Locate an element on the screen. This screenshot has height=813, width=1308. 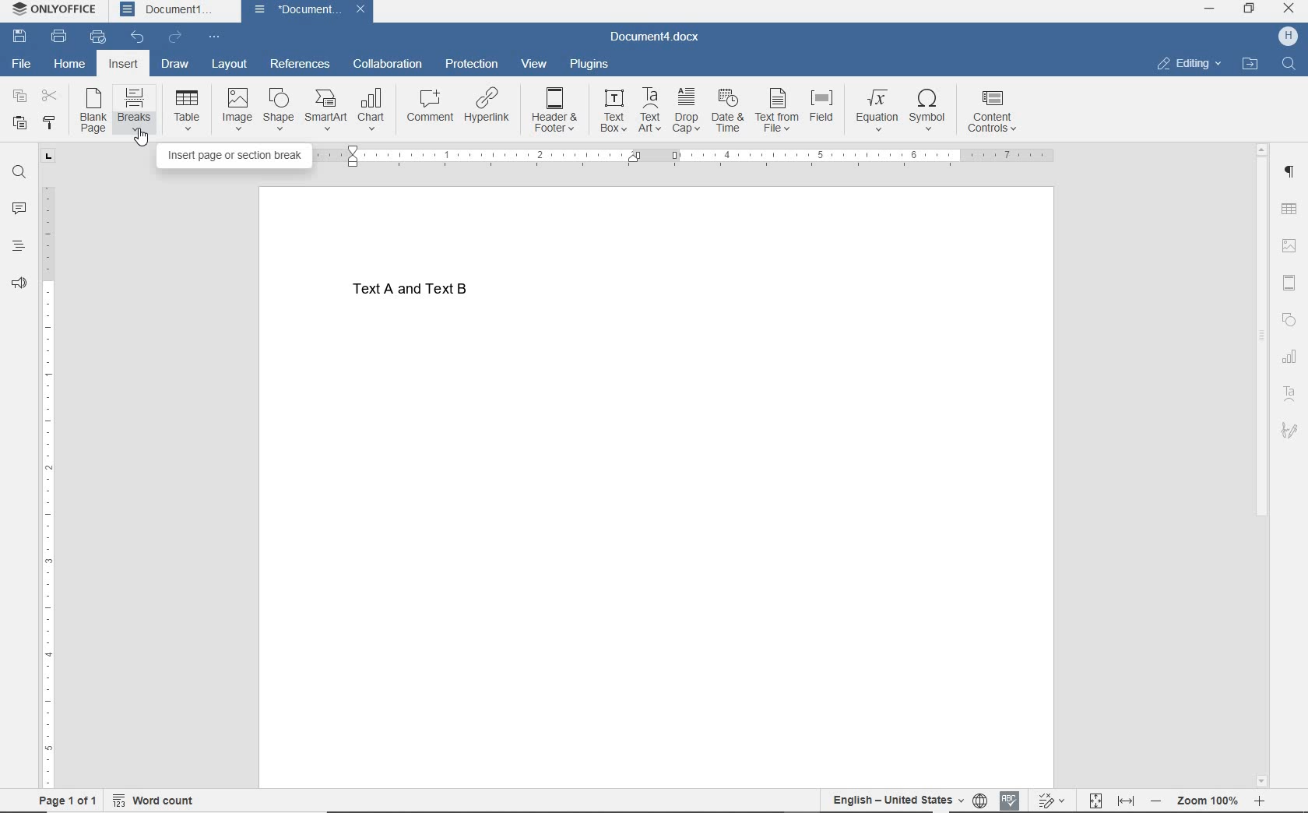
HEADER & FOOTER is located at coordinates (1289, 283).